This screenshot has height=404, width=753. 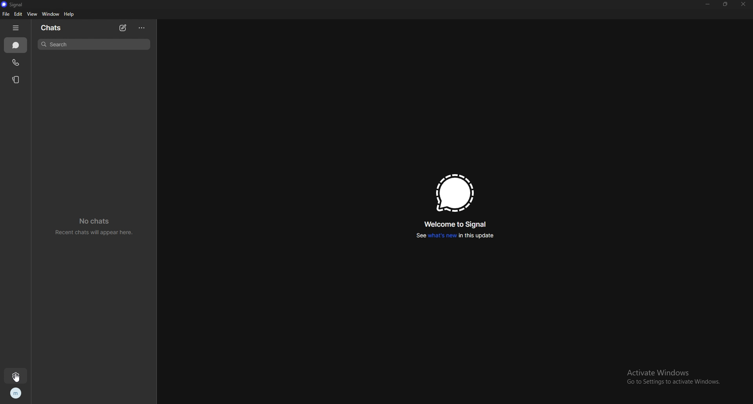 I want to click on hide tab, so click(x=16, y=28).